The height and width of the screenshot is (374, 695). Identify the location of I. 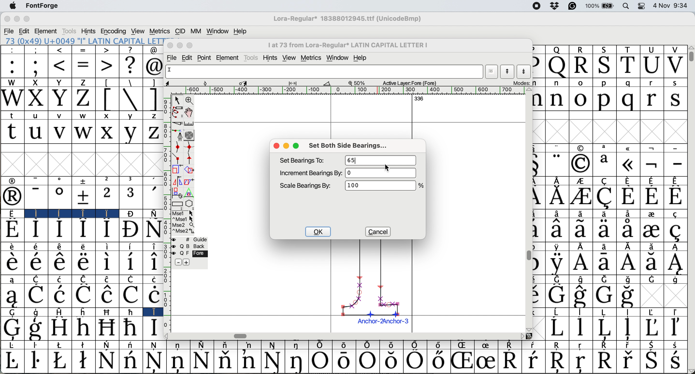
(153, 312).